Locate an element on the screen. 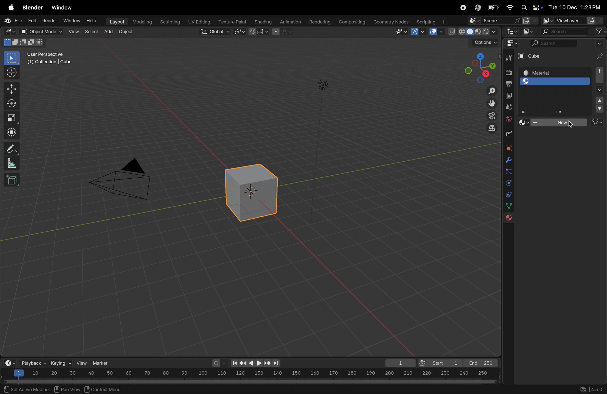  apple widgets is located at coordinates (530, 8).